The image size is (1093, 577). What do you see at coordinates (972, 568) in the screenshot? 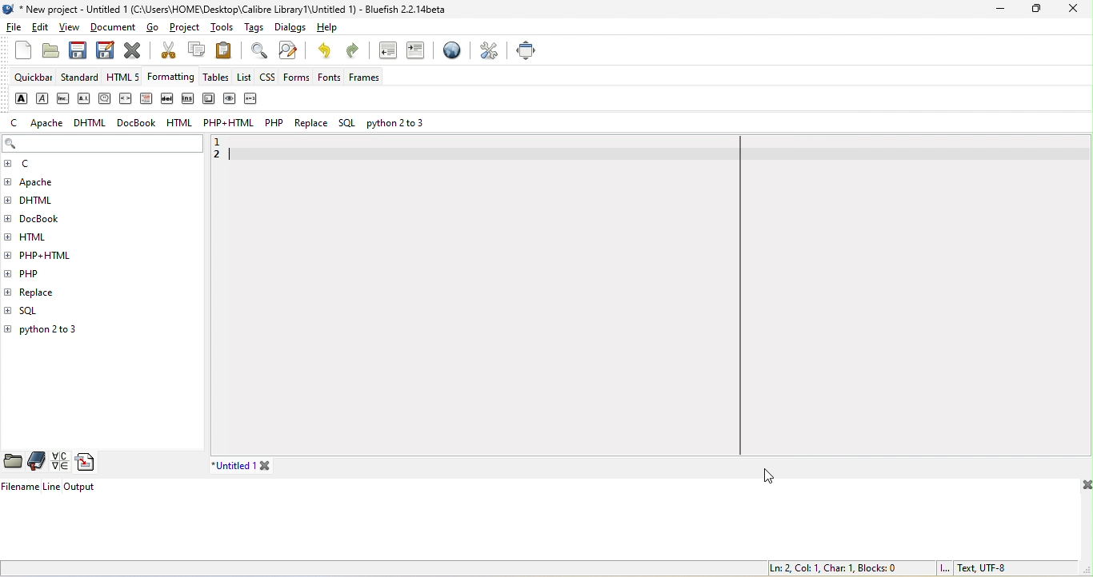
I see `text, utf 8` at bounding box center [972, 568].